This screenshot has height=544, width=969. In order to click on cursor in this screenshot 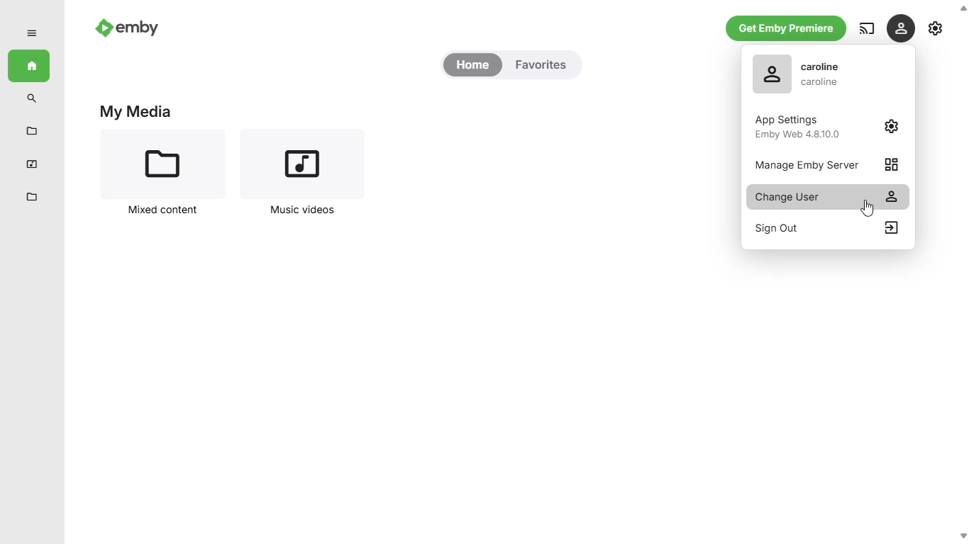, I will do `click(868, 208)`.